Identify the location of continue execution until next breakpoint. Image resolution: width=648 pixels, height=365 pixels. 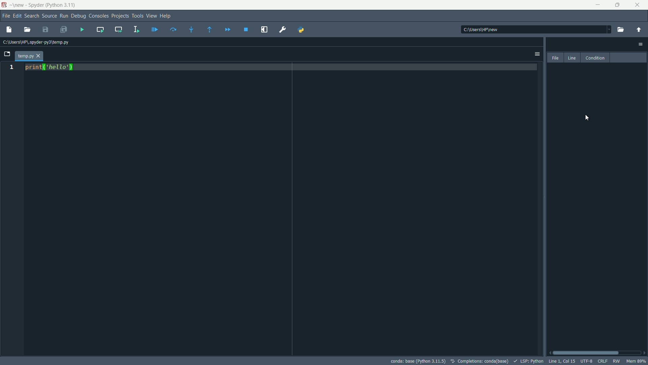
(227, 30).